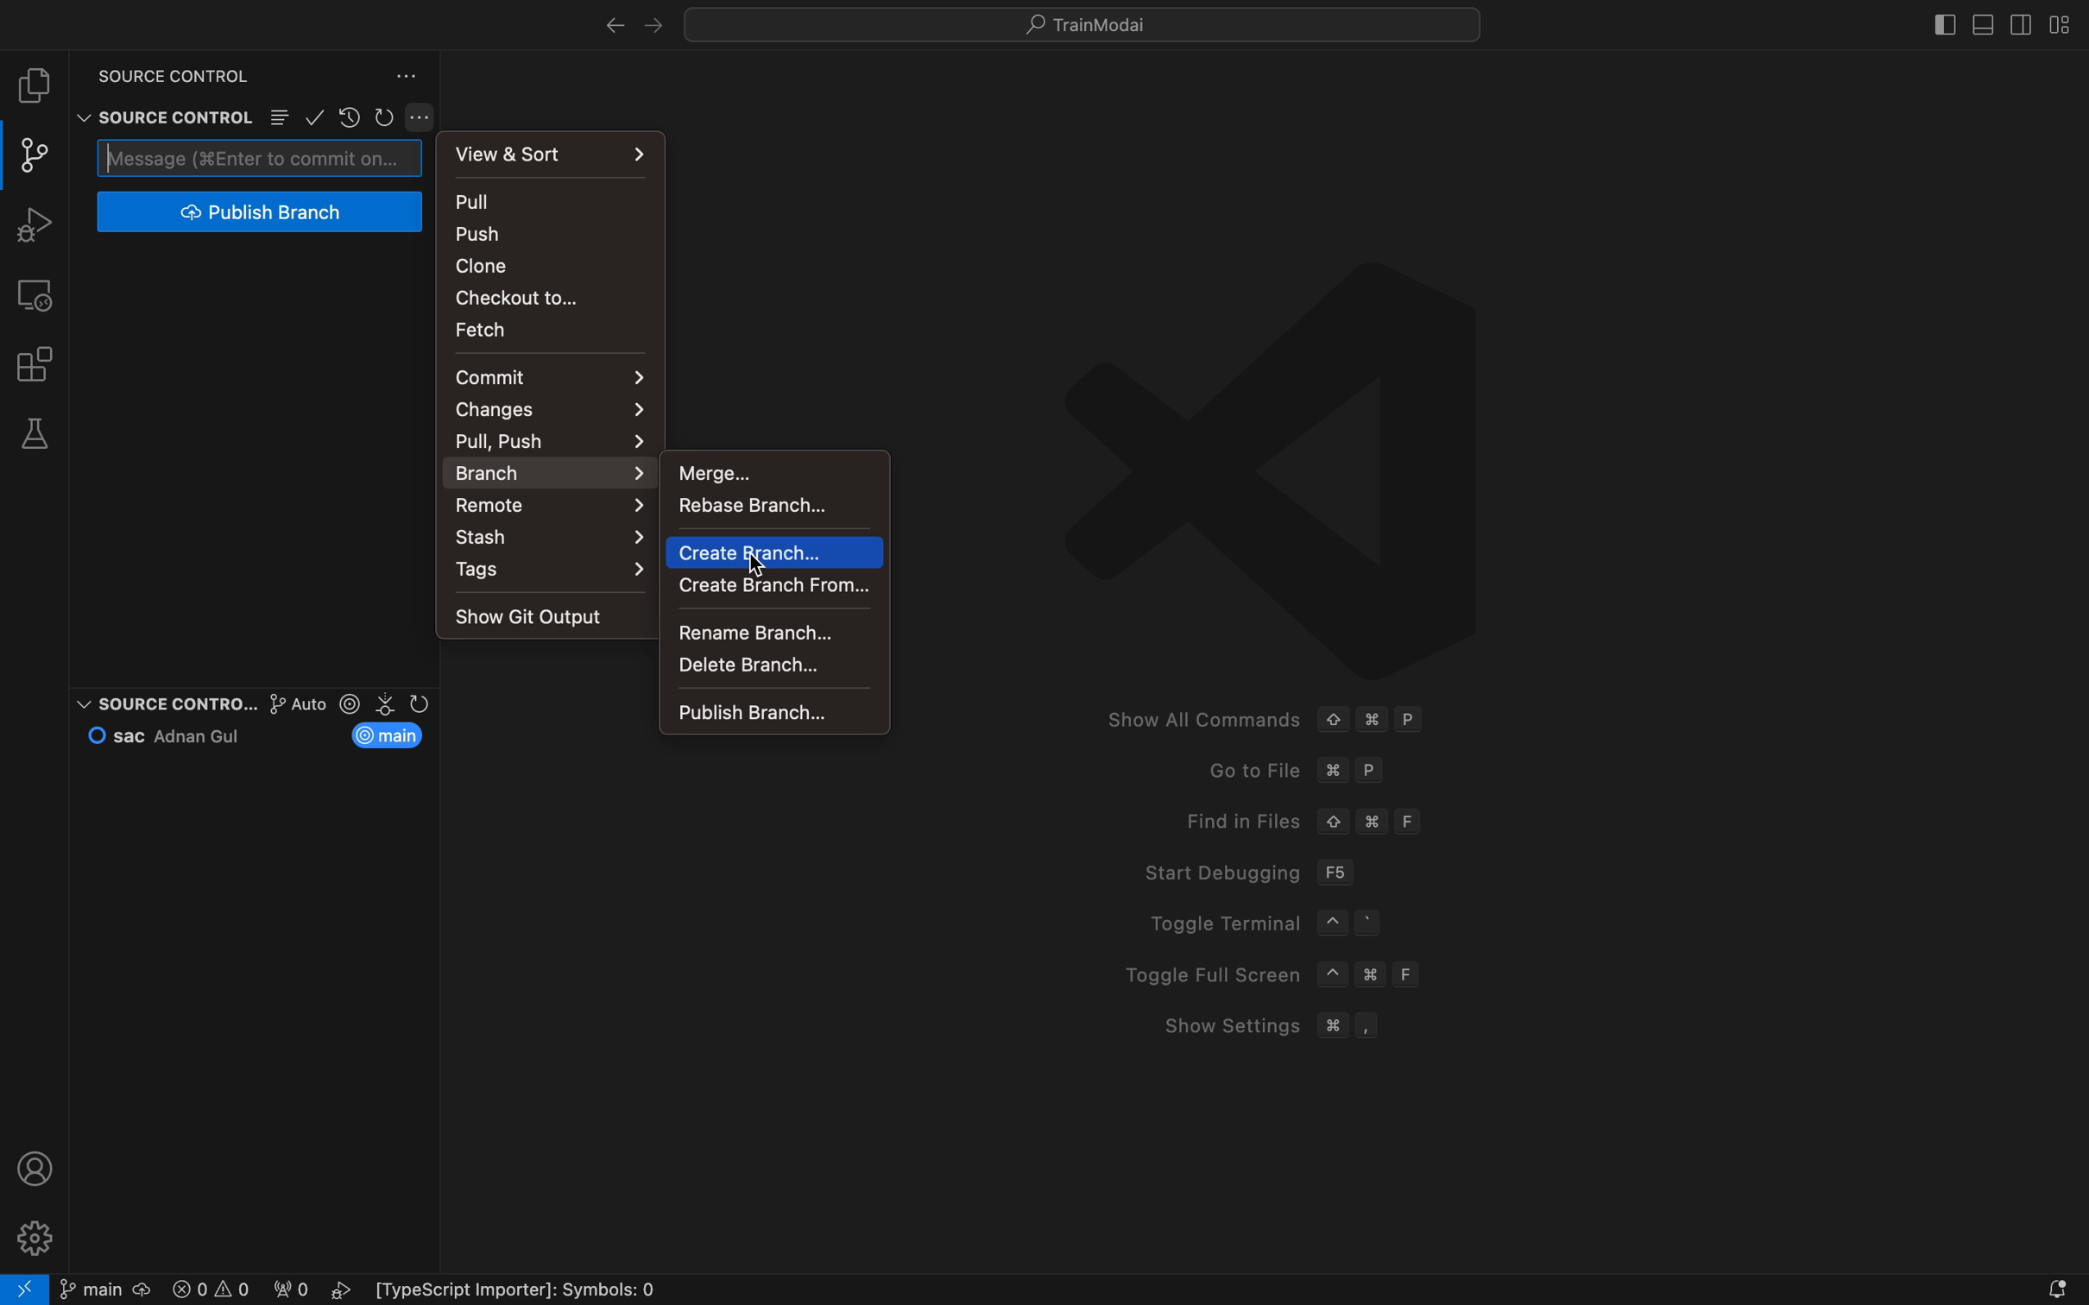 The height and width of the screenshot is (1305, 2089). Describe the element at coordinates (37, 85) in the screenshot. I see `file explore` at that location.